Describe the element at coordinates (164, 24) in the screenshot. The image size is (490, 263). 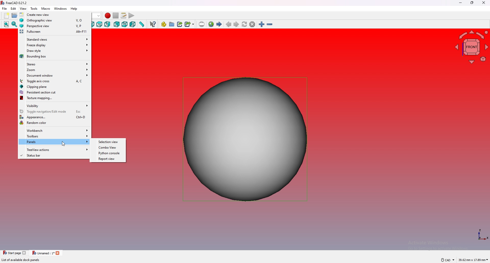
I see `create part` at that location.